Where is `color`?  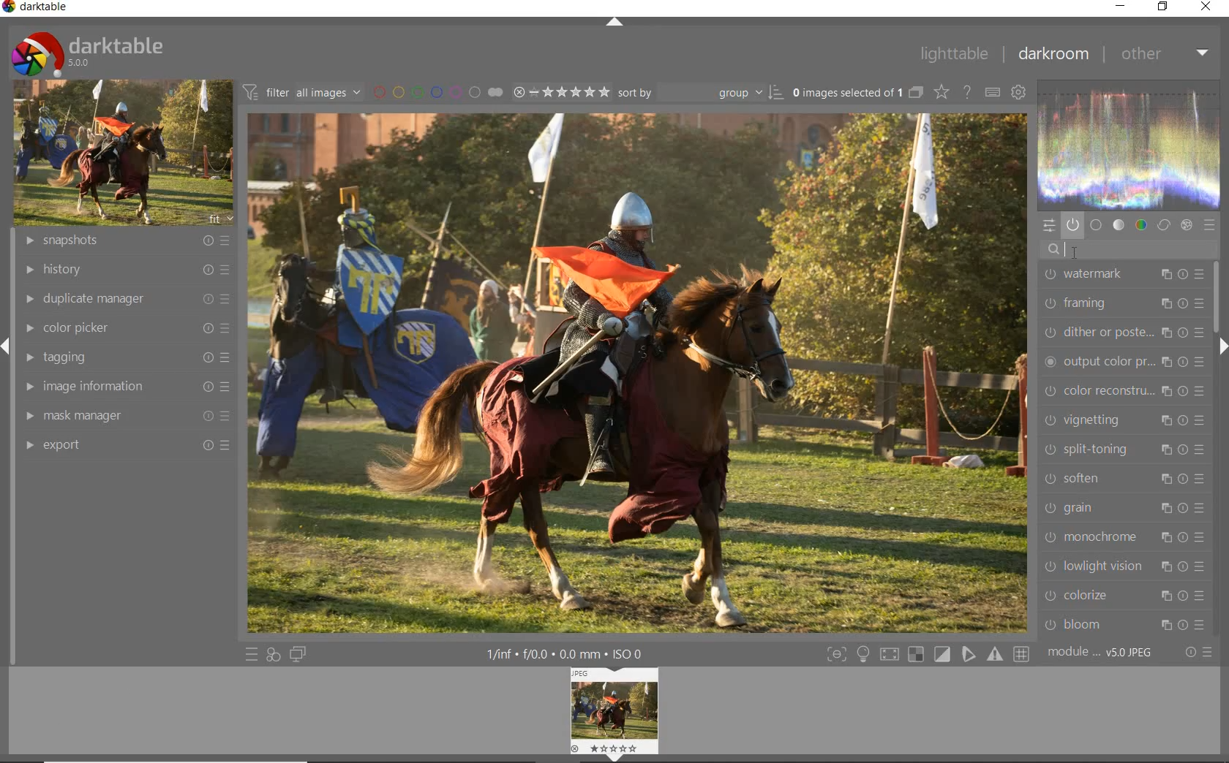 color is located at coordinates (1142, 225).